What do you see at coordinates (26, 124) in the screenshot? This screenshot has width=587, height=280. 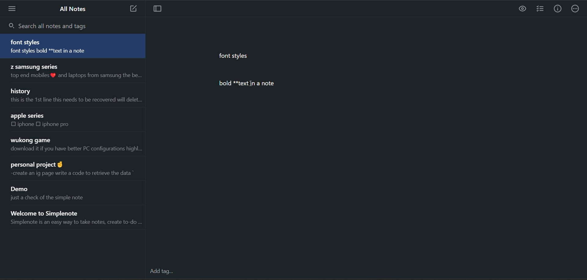 I see `iphone` at bounding box center [26, 124].